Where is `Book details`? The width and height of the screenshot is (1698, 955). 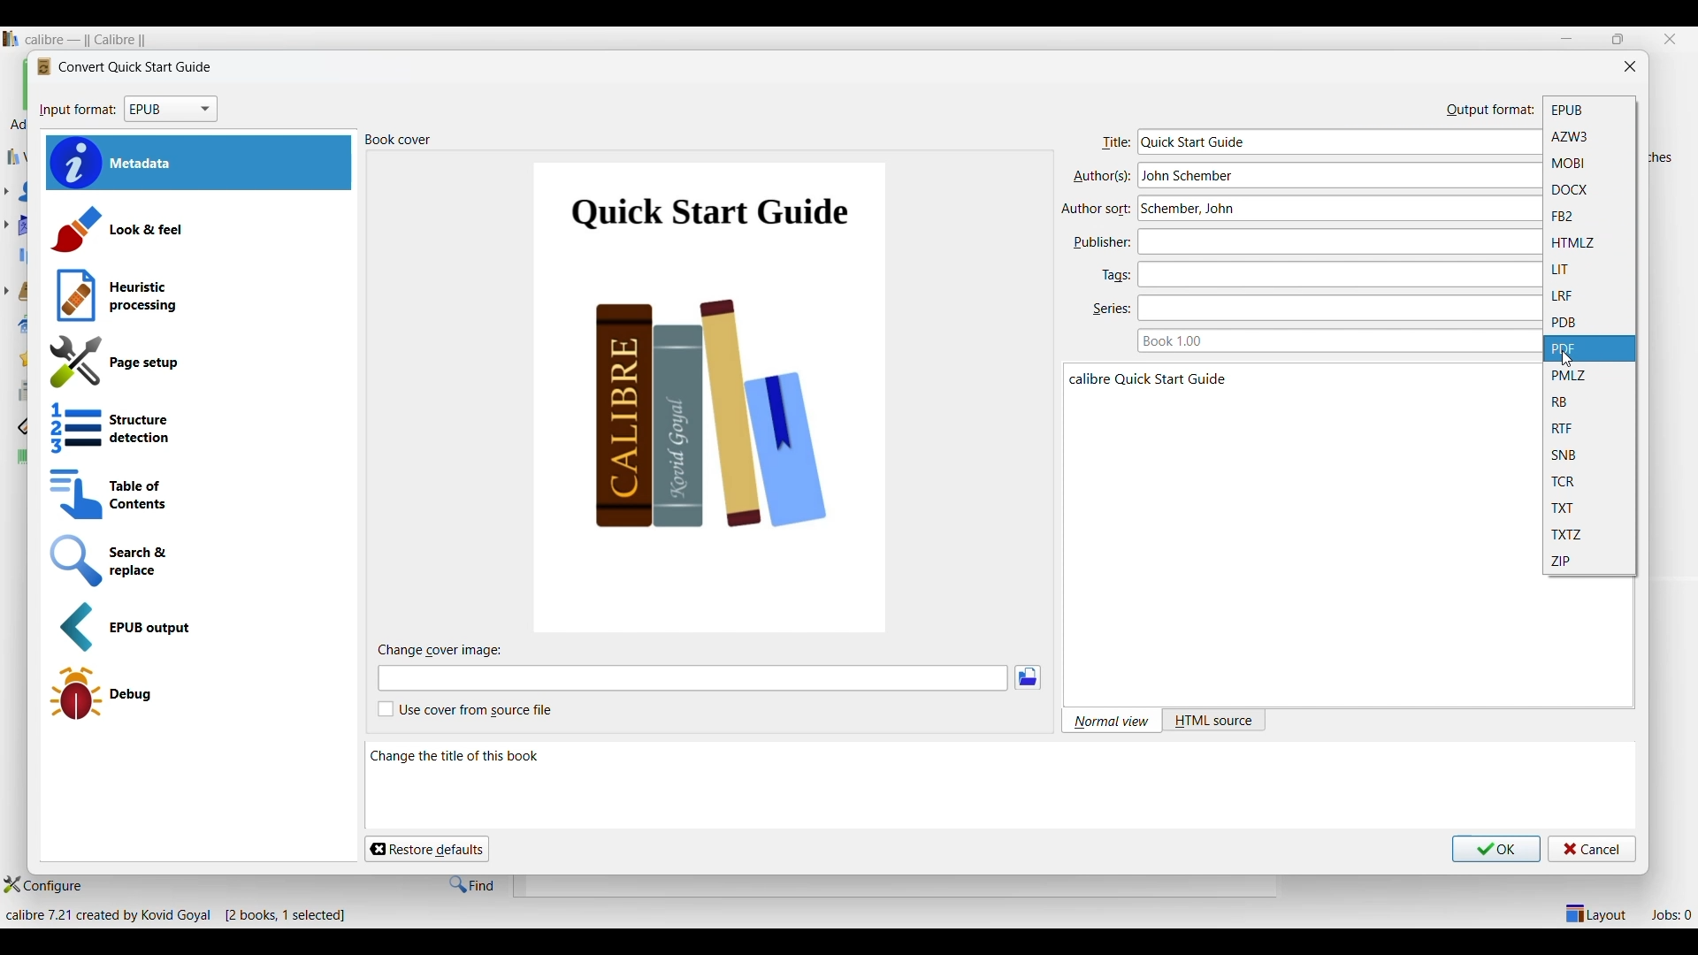
Book details is located at coordinates (1299, 536).